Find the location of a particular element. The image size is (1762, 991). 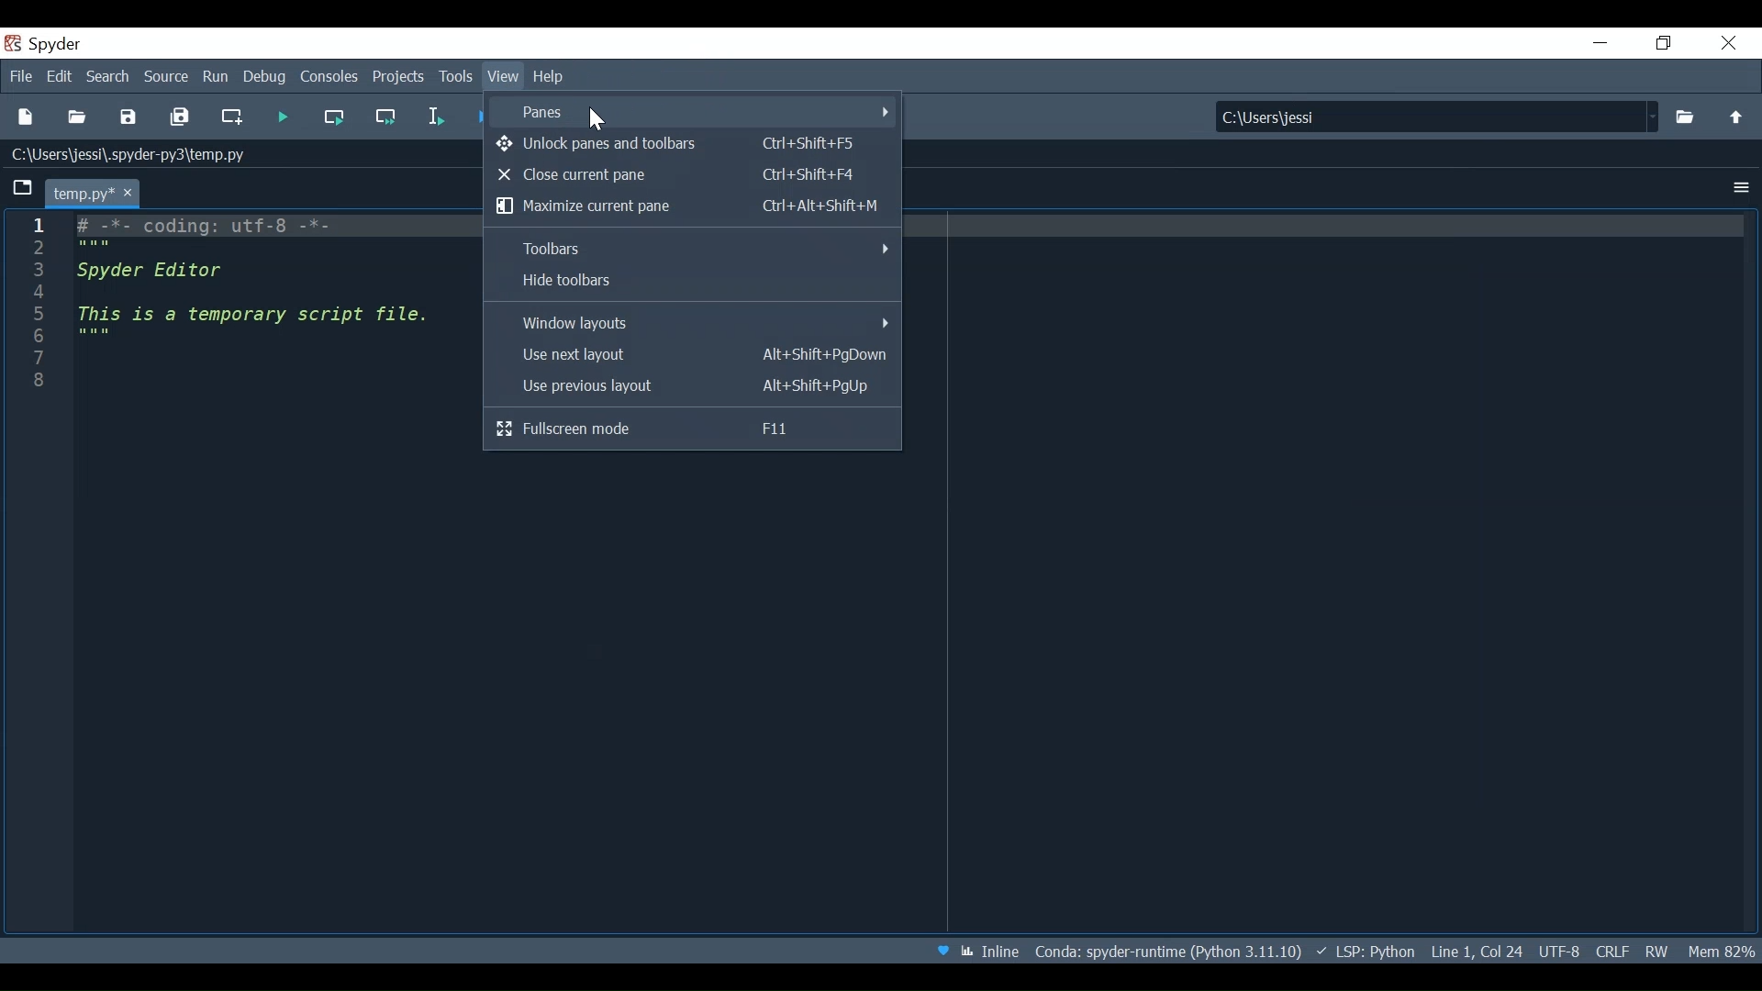

Save All current file is located at coordinates (179, 119).